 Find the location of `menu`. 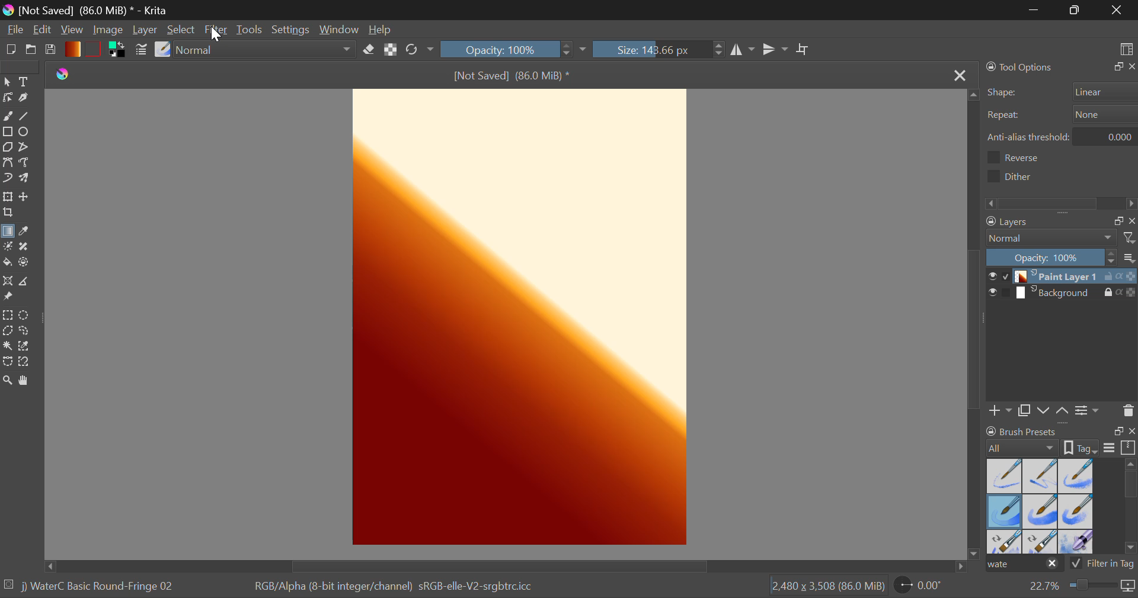

menu is located at coordinates (1110, 449).